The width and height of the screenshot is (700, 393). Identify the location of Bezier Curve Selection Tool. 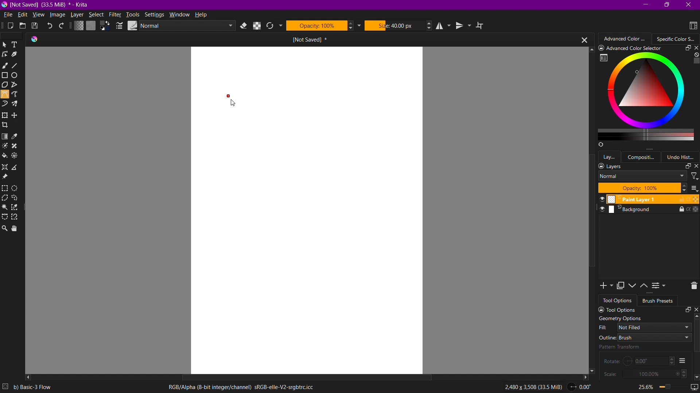
(5, 217).